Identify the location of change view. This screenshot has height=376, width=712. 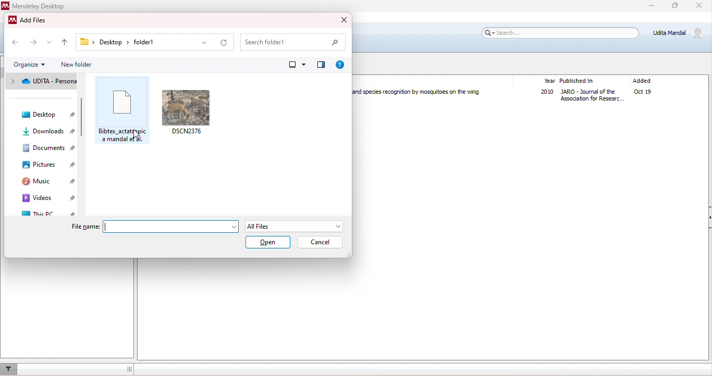
(297, 65).